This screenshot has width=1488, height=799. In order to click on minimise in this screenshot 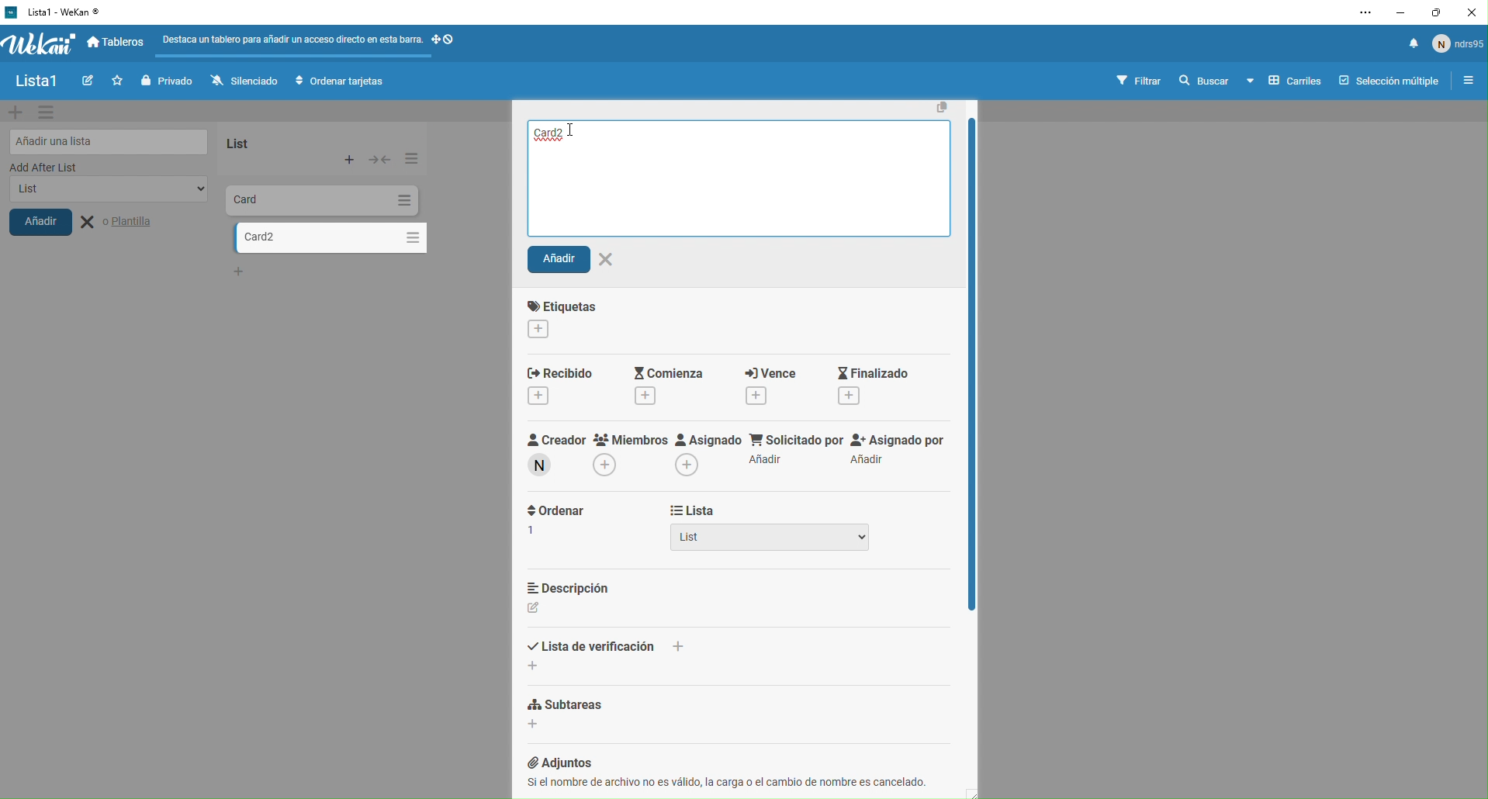, I will do `click(1398, 12)`.